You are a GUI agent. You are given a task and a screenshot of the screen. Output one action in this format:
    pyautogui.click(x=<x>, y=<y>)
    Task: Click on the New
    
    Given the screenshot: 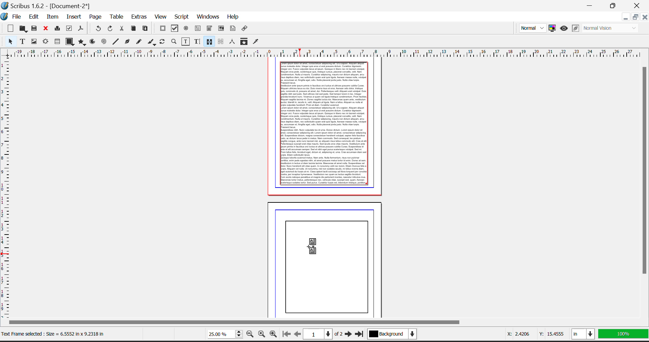 What is the action you would take?
    pyautogui.click(x=8, y=29)
    